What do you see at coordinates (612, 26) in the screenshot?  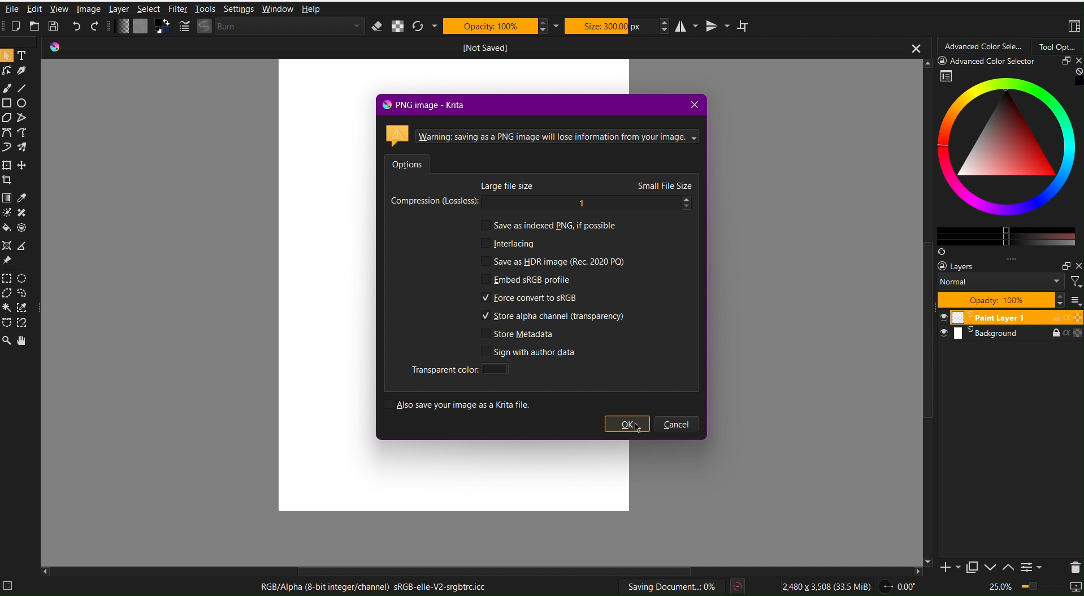 I see `Size` at bounding box center [612, 26].